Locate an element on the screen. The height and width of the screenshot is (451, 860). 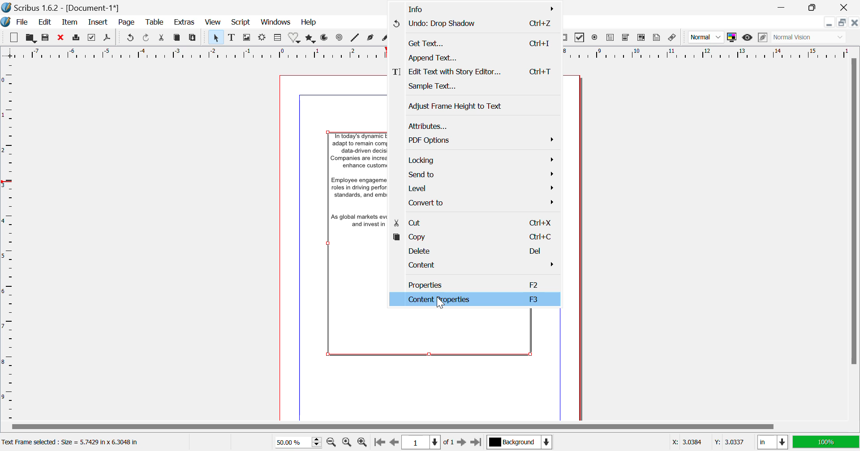
Windows is located at coordinates (276, 22).